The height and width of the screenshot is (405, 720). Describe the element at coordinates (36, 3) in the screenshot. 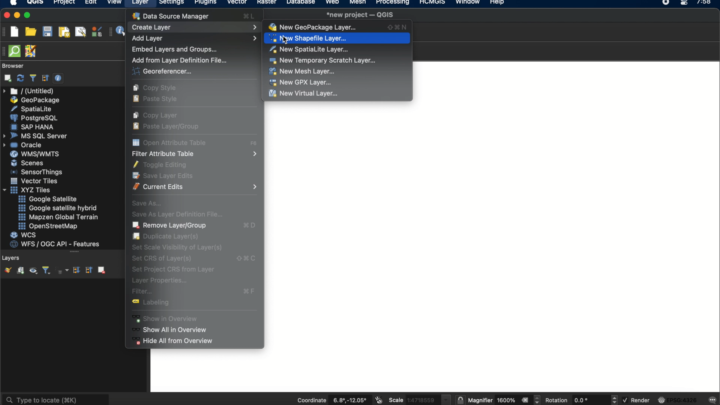

I see `QGIS` at that location.